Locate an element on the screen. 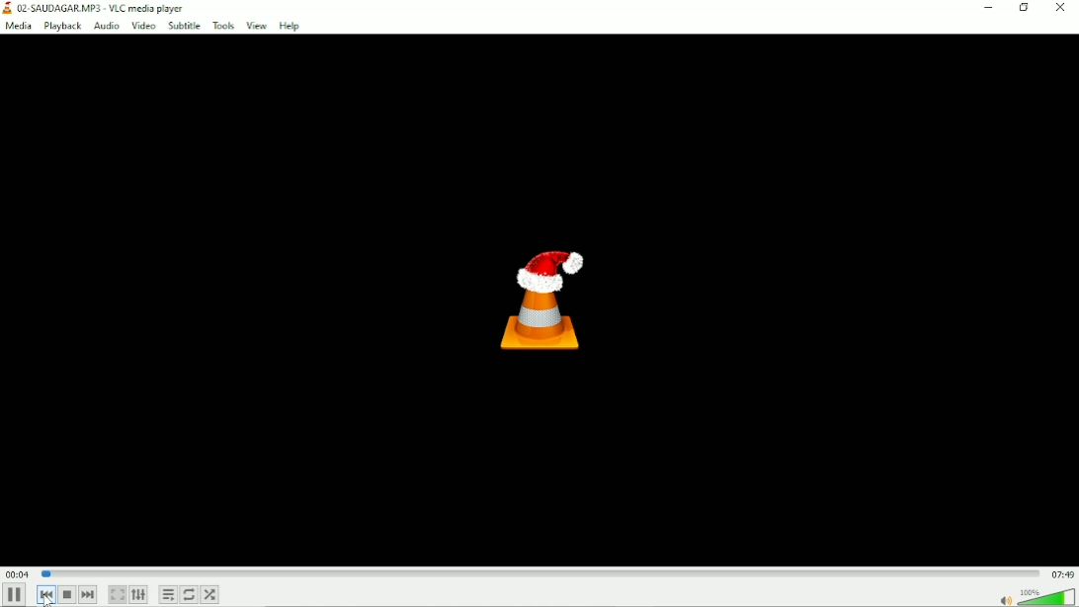 Image resolution: width=1079 pixels, height=607 pixels. View is located at coordinates (257, 27).